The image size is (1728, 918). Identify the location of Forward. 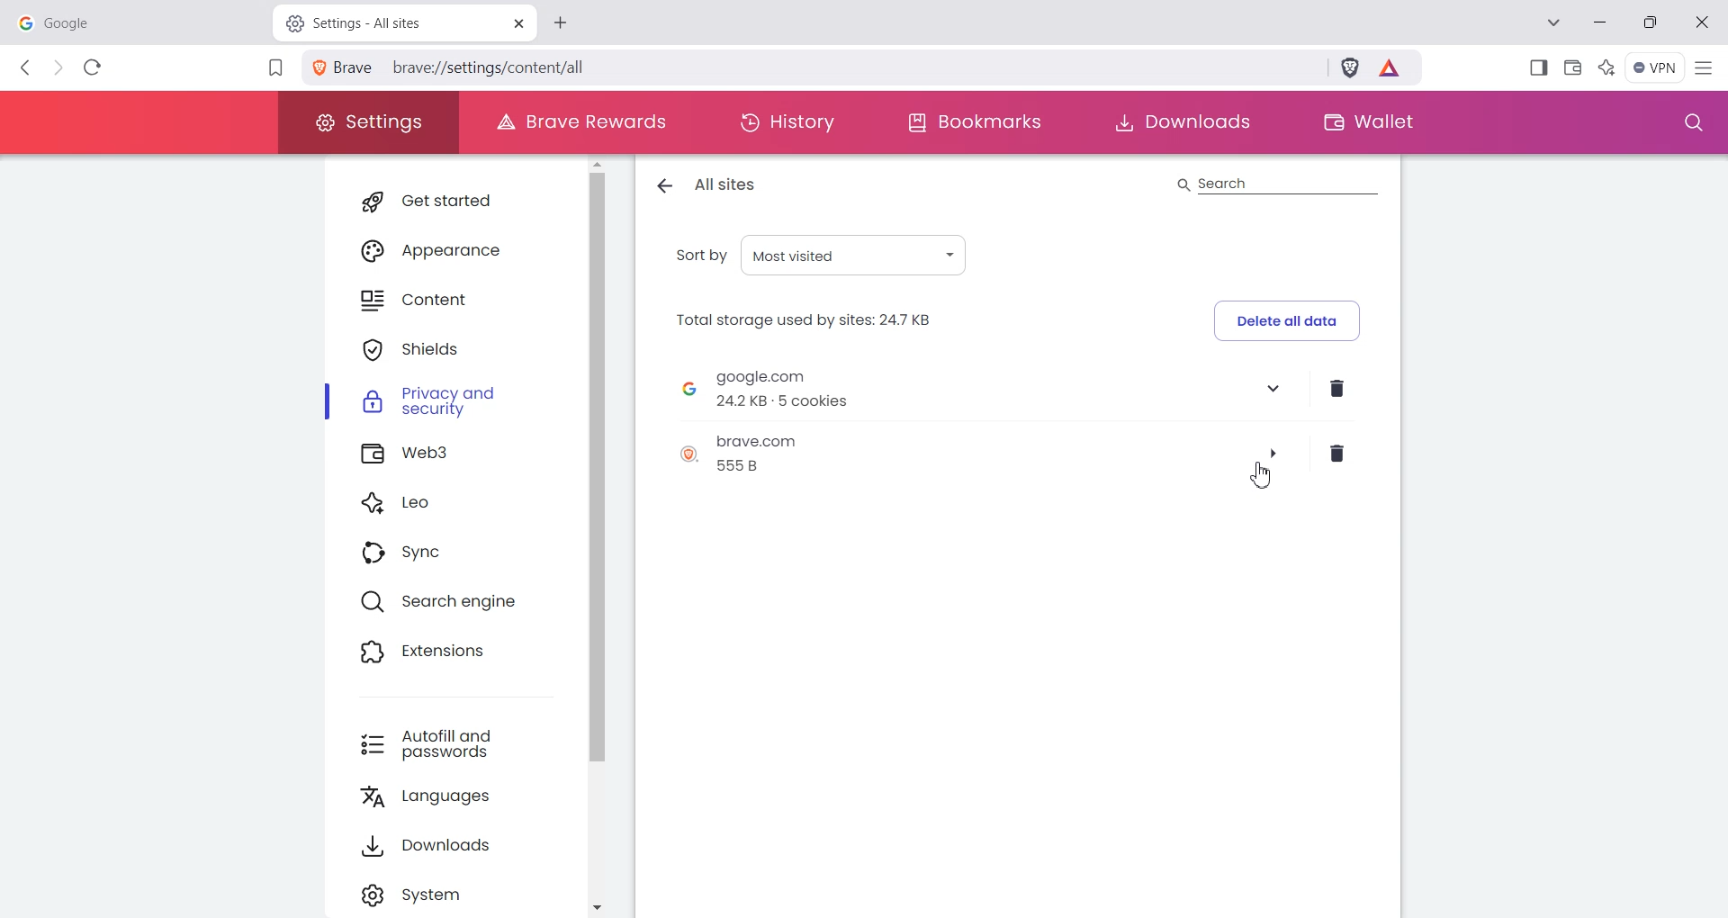
(58, 68).